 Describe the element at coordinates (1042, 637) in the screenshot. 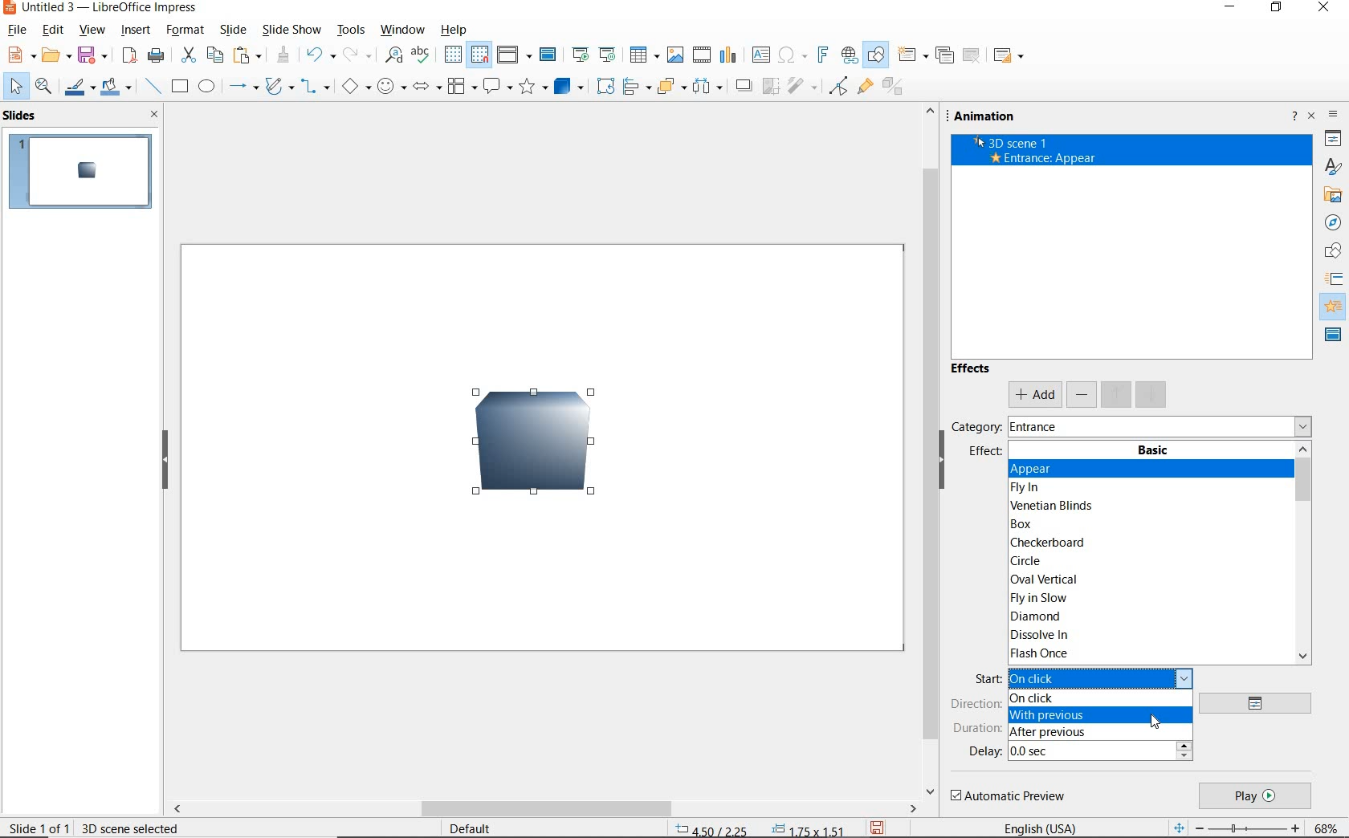

I see `DISSOLVE IN` at that location.